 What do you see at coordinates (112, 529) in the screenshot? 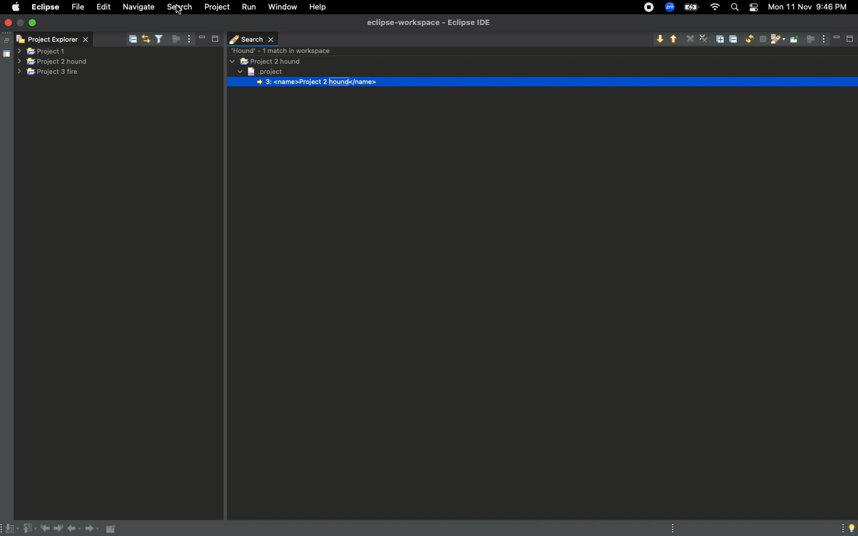
I see `Pin editor` at bounding box center [112, 529].